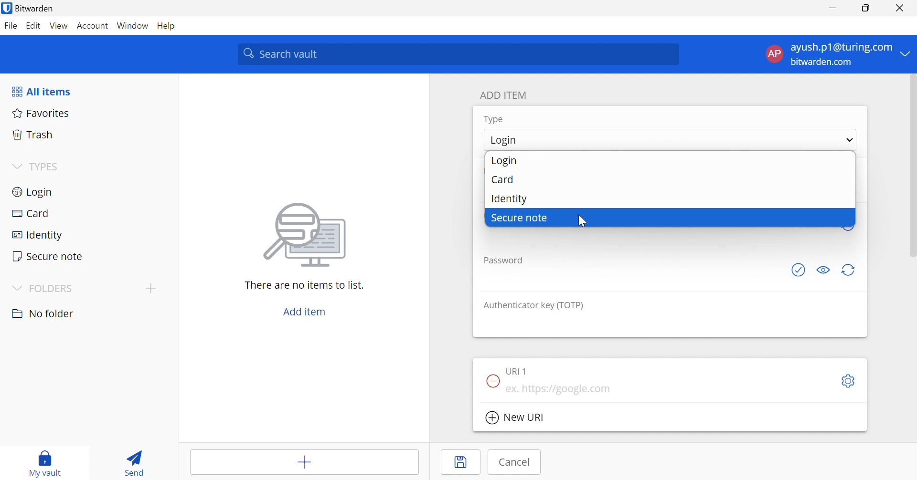  I want to click on Add item, so click(305, 462).